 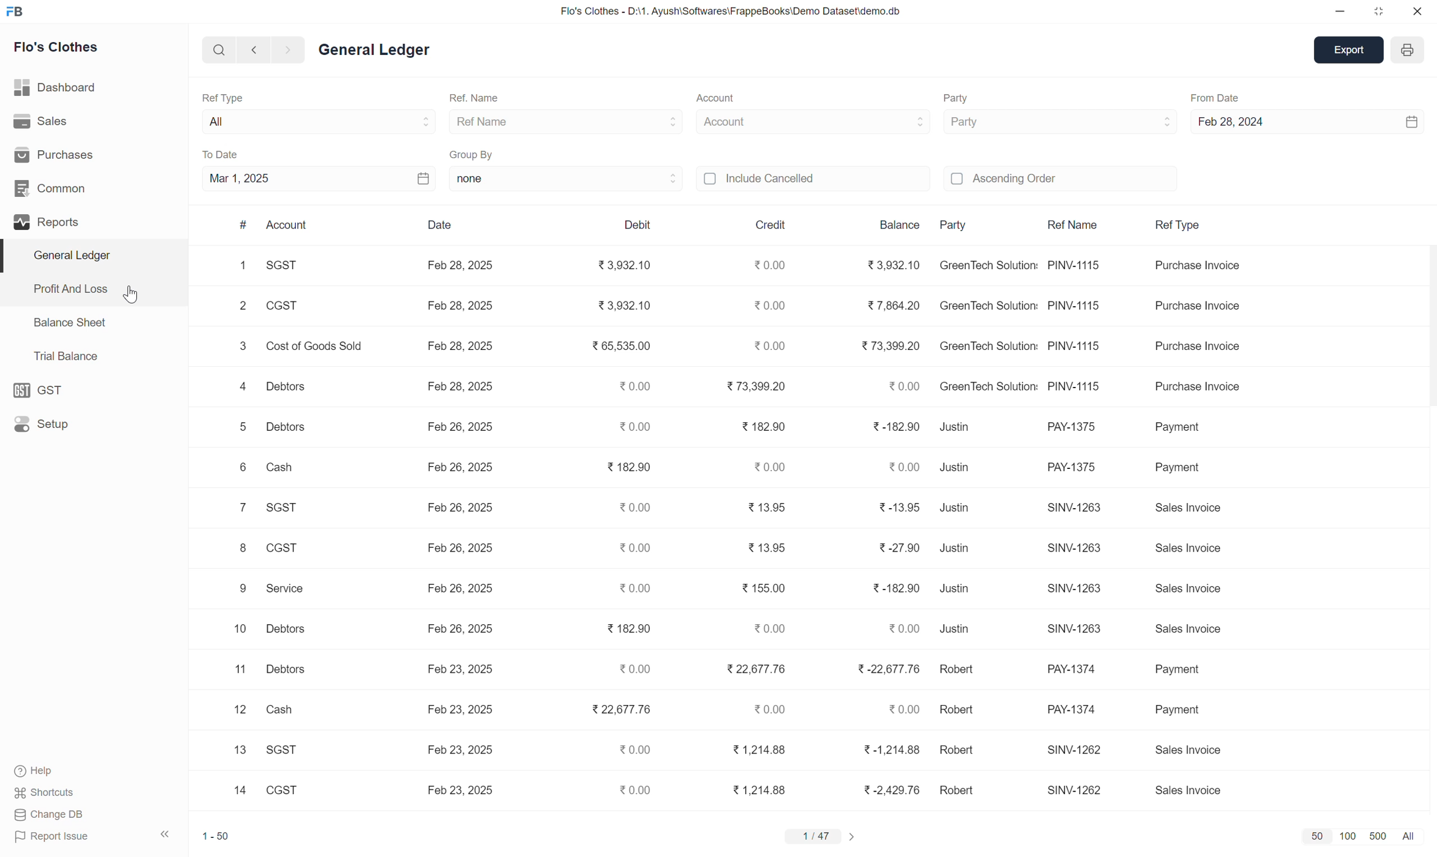 What do you see at coordinates (726, 96) in the screenshot?
I see `Account` at bounding box center [726, 96].